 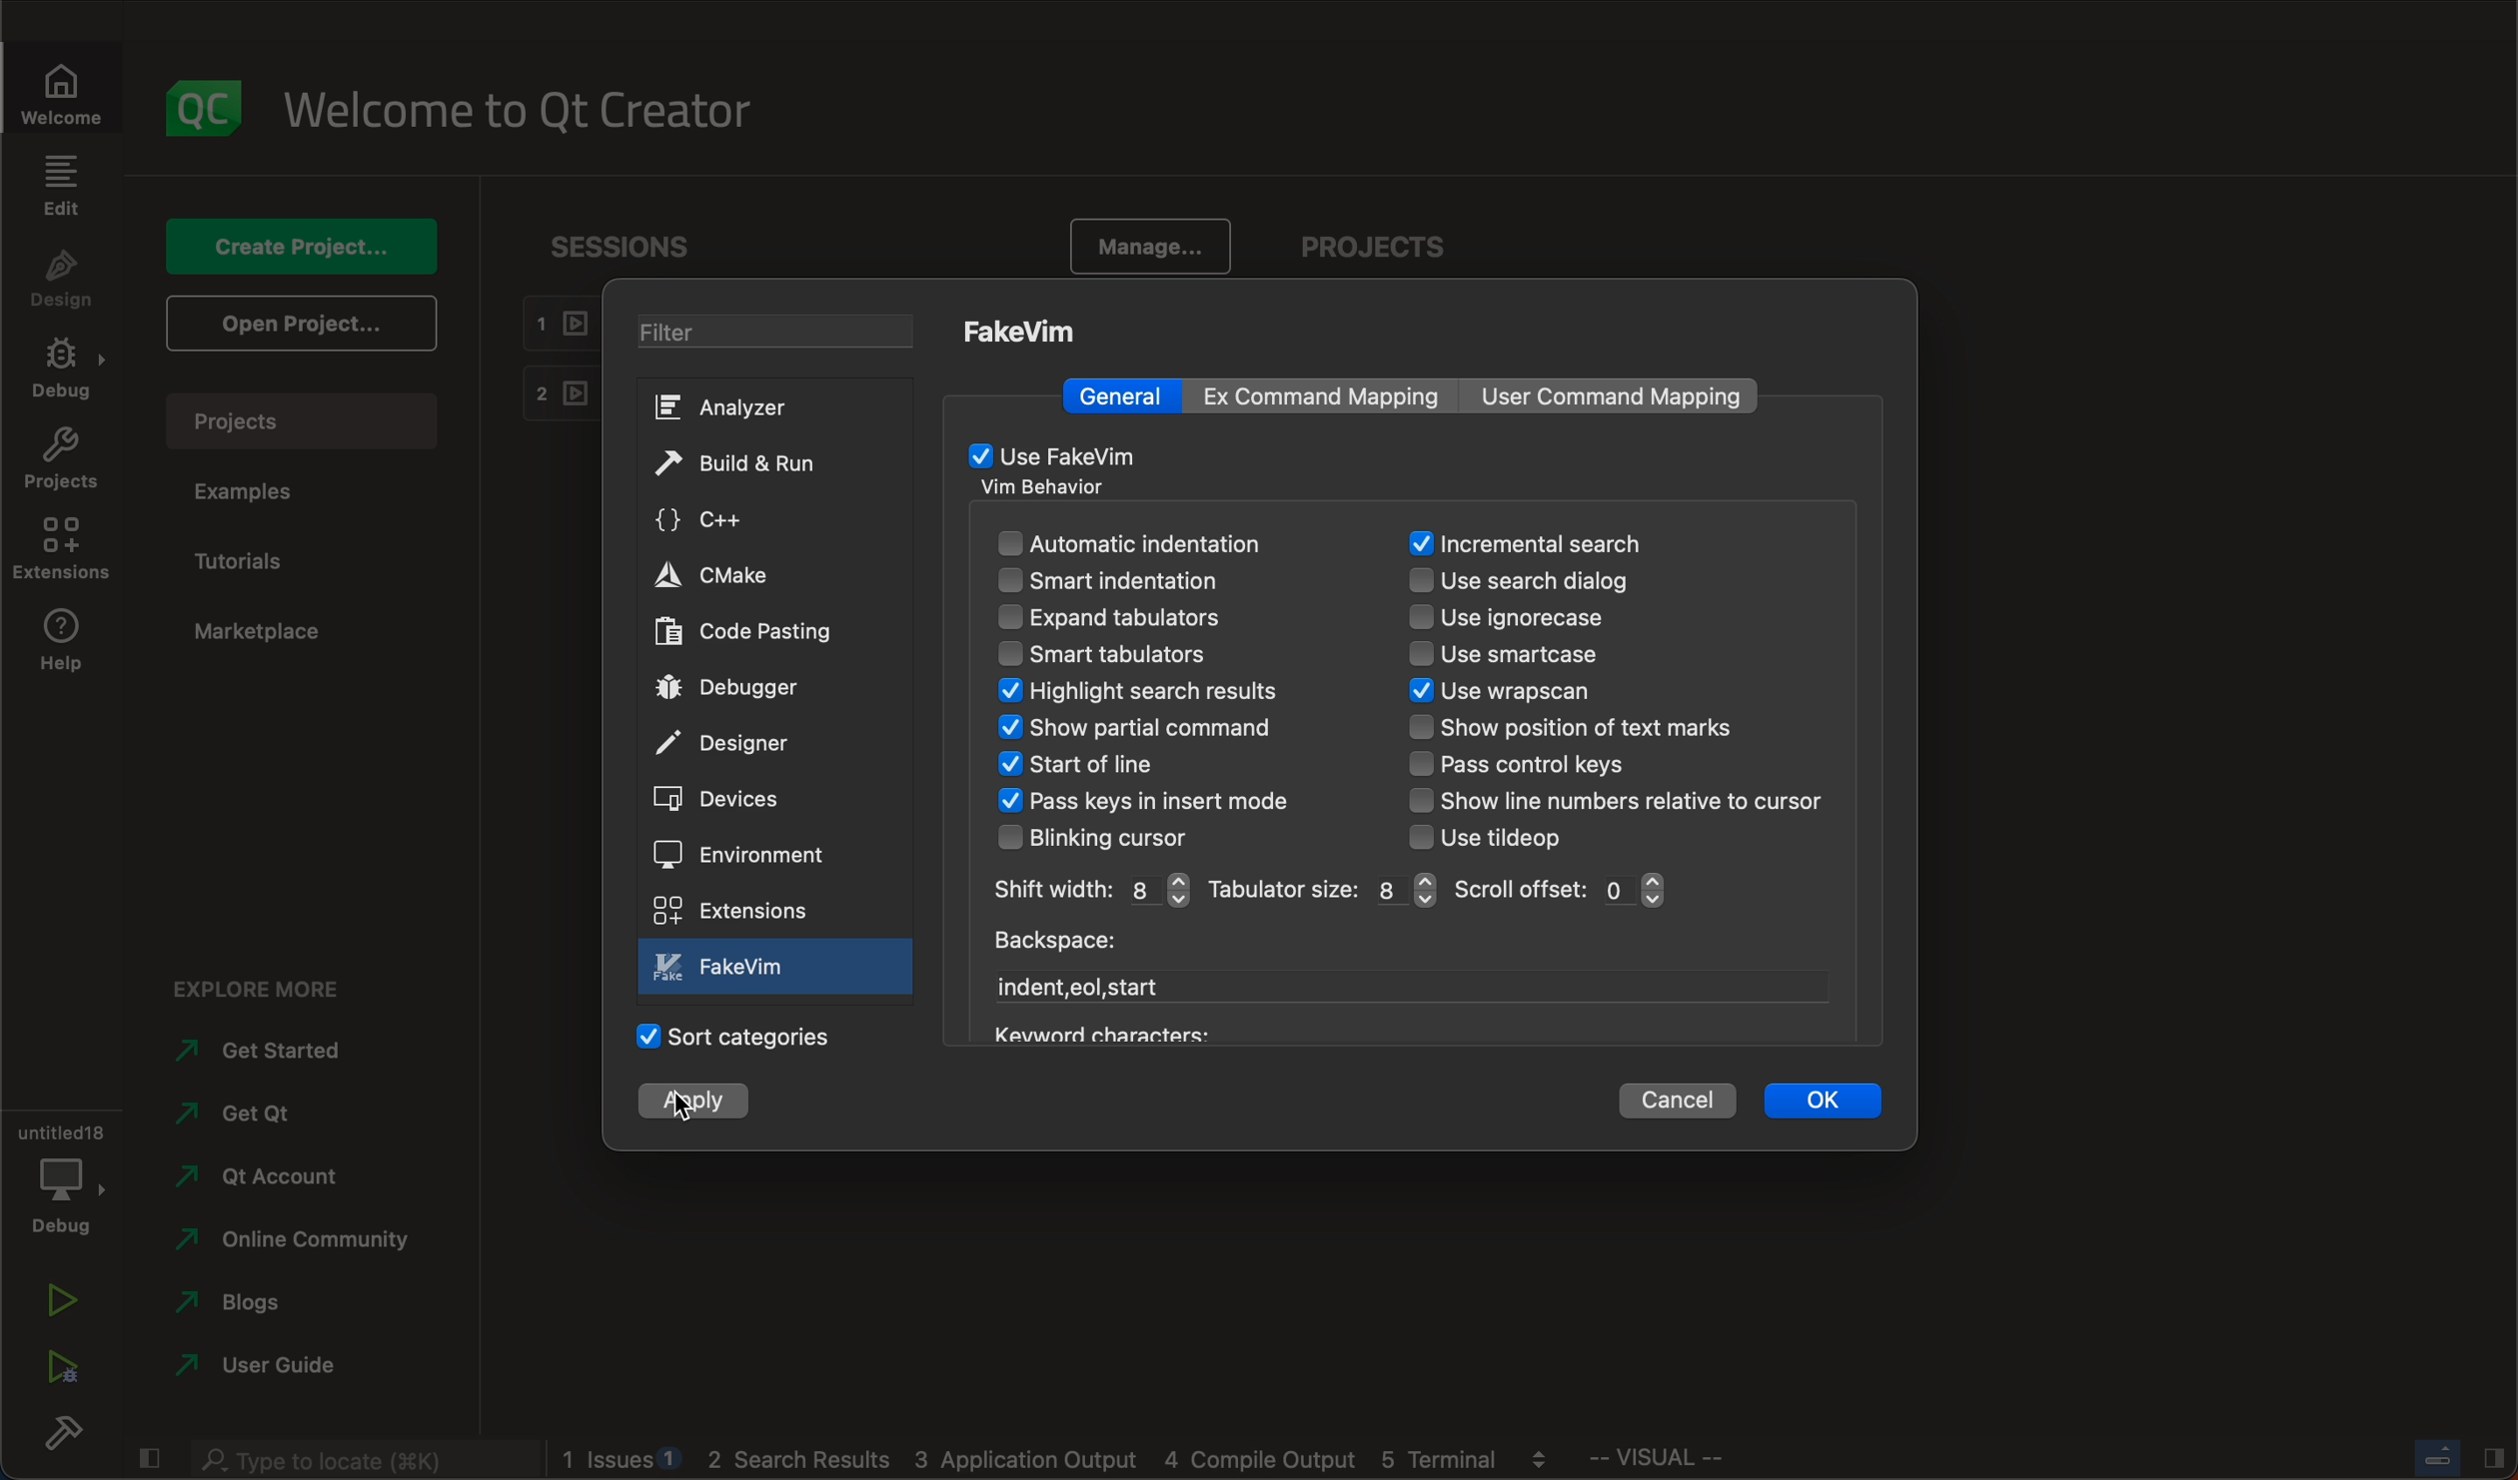 What do you see at coordinates (2463, 1460) in the screenshot?
I see `close slide bar` at bounding box center [2463, 1460].